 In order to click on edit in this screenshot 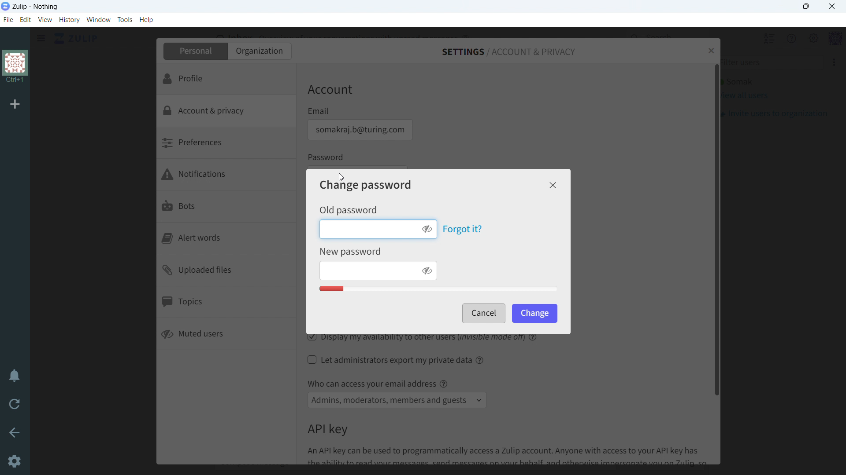, I will do `click(25, 20)`.